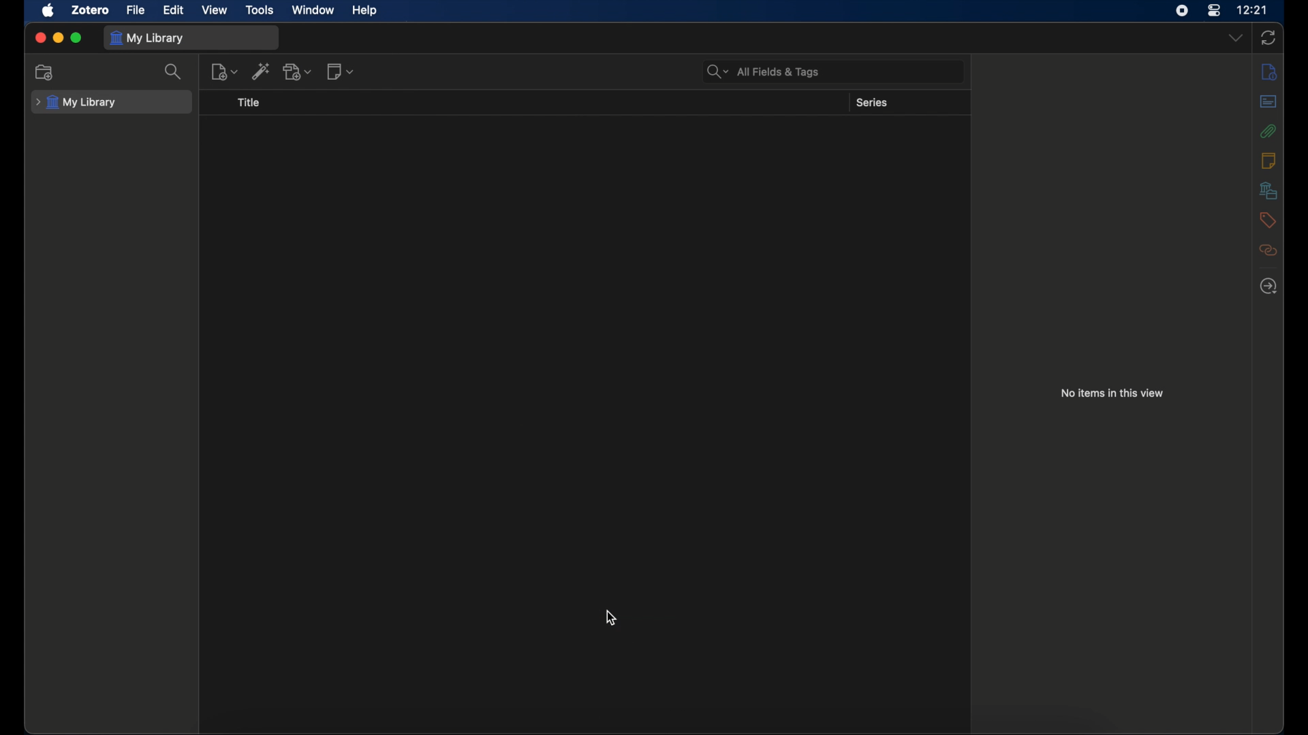 Image resolution: width=1308 pixels, height=735 pixels. Describe the element at coordinates (90, 10) in the screenshot. I see `zotero` at that location.